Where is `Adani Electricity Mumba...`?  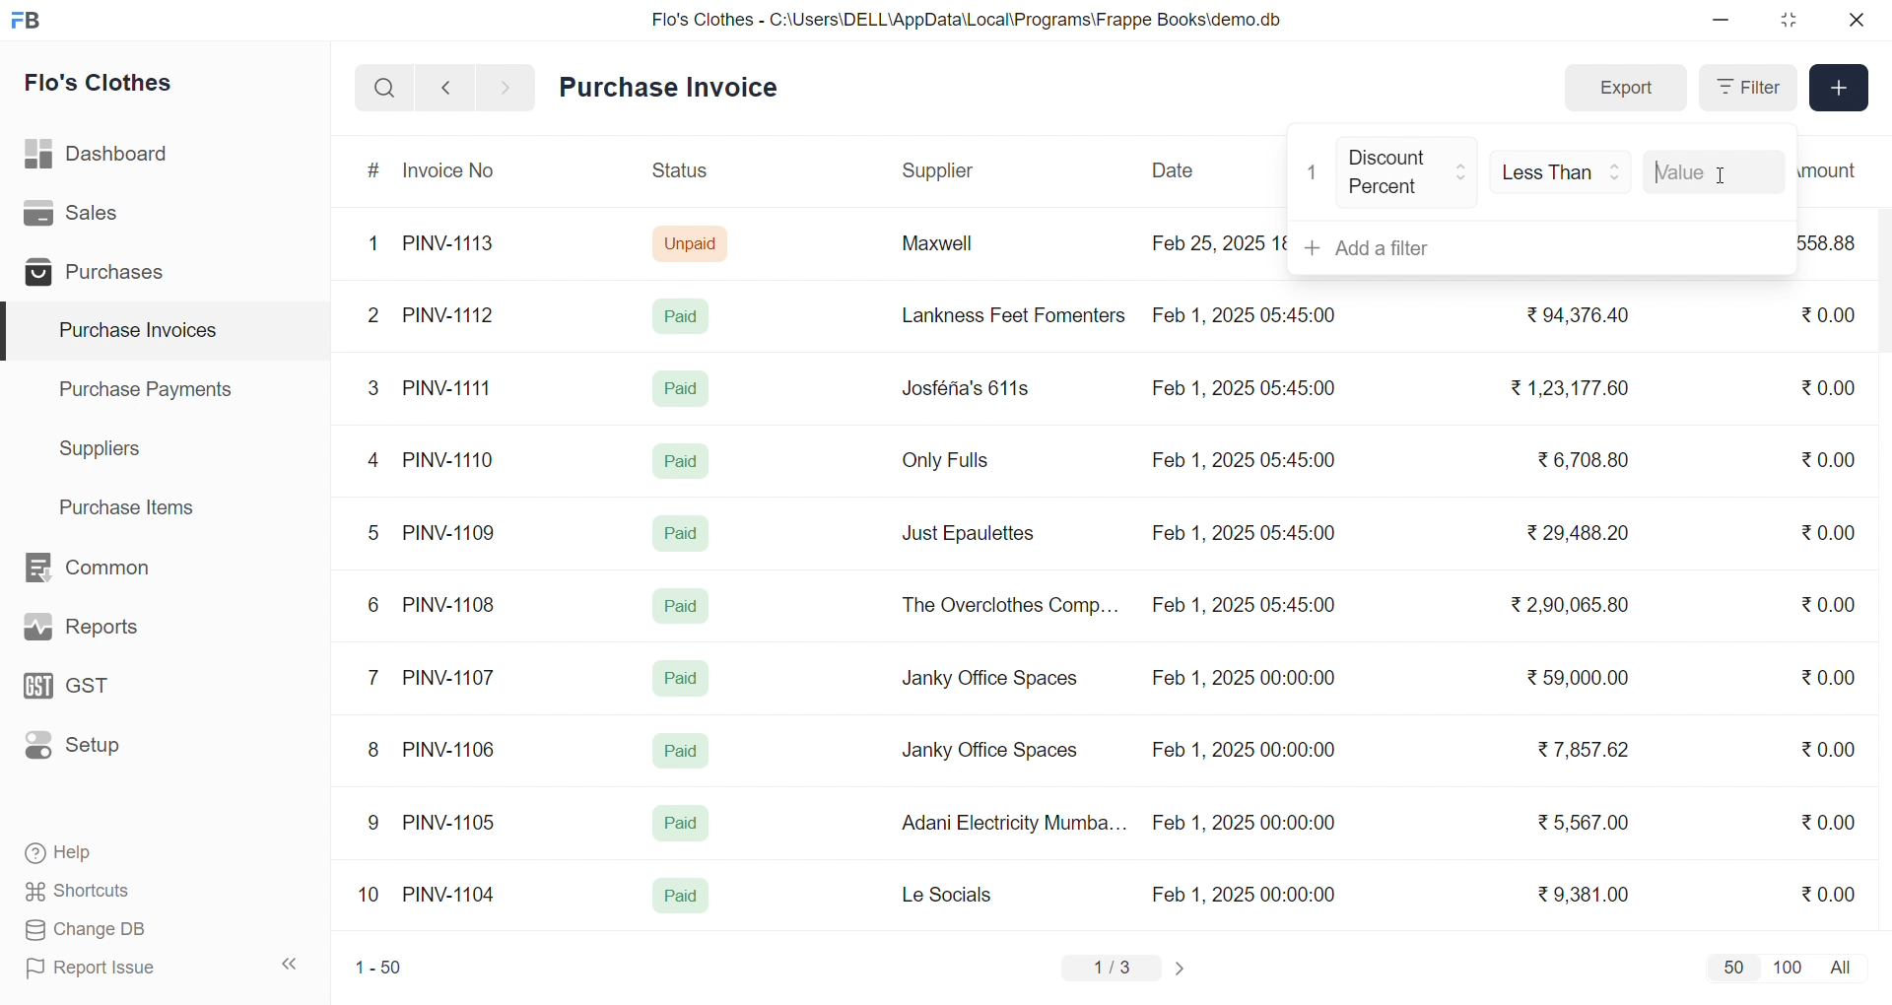
Adani Electricity Mumba... is located at coordinates (1016, 824).